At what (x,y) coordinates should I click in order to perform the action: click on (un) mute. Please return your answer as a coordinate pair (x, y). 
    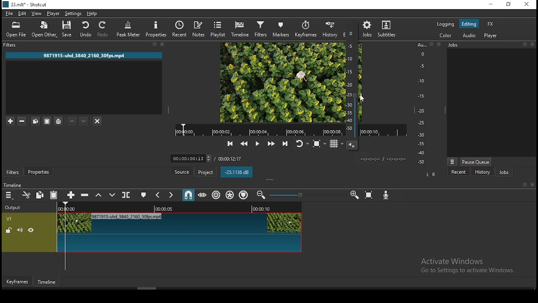
    Looking at the image, I should click on (20, 230).